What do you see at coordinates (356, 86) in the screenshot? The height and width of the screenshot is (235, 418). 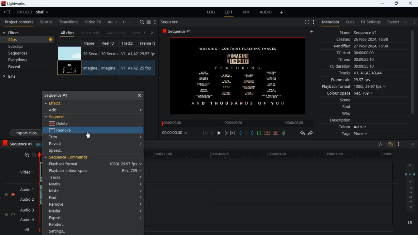 I see `playback format` at bounding box center [356, 86].